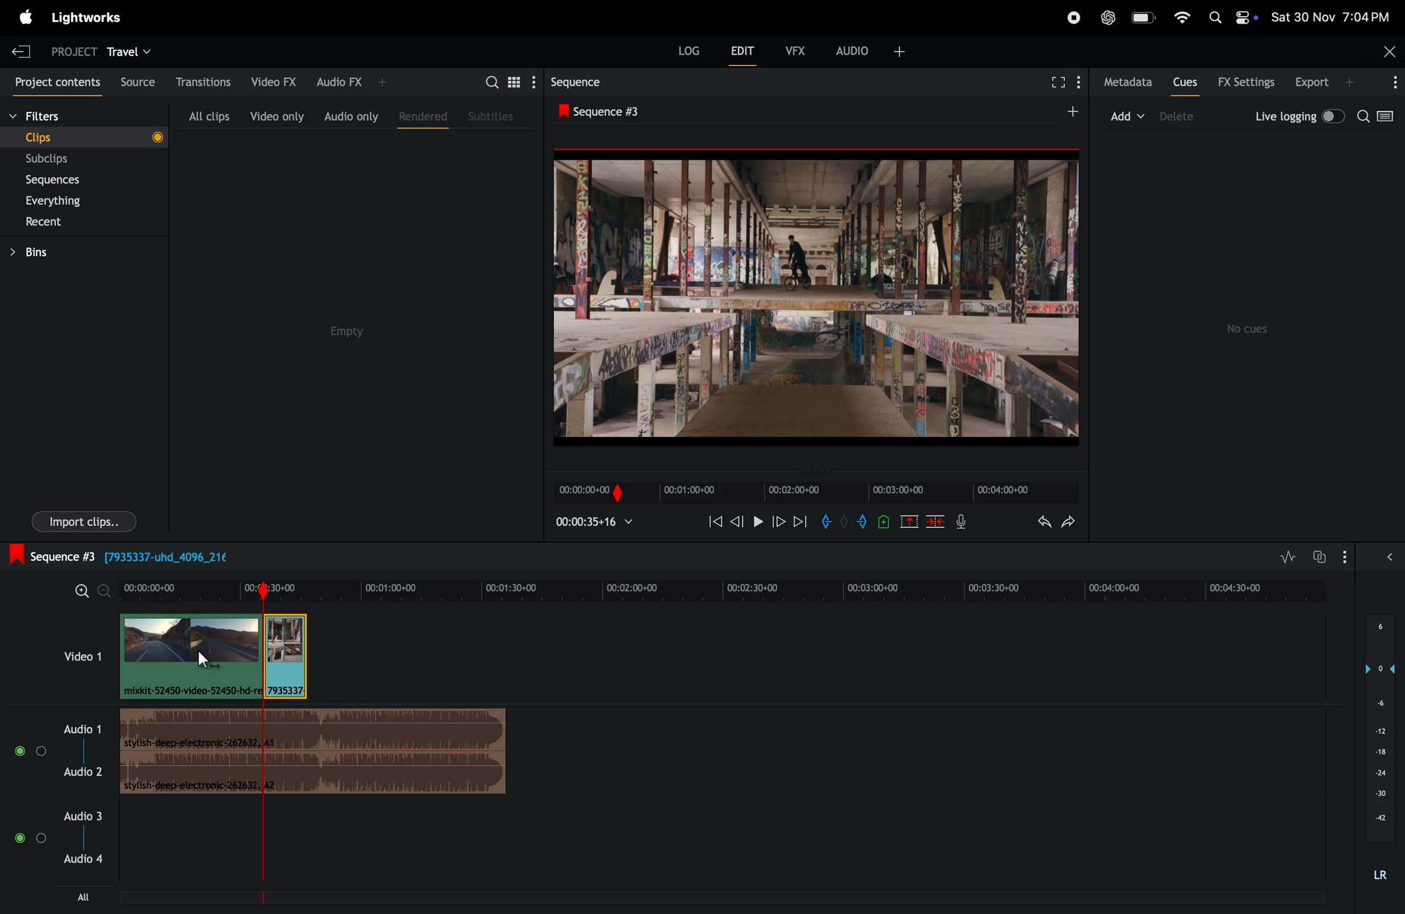 The height and width of the screenshot is (914, 1405). What do you see at coordinates (1123, 83) in the screenshot?
I see `metadata` at bounding box center [1123, 83].